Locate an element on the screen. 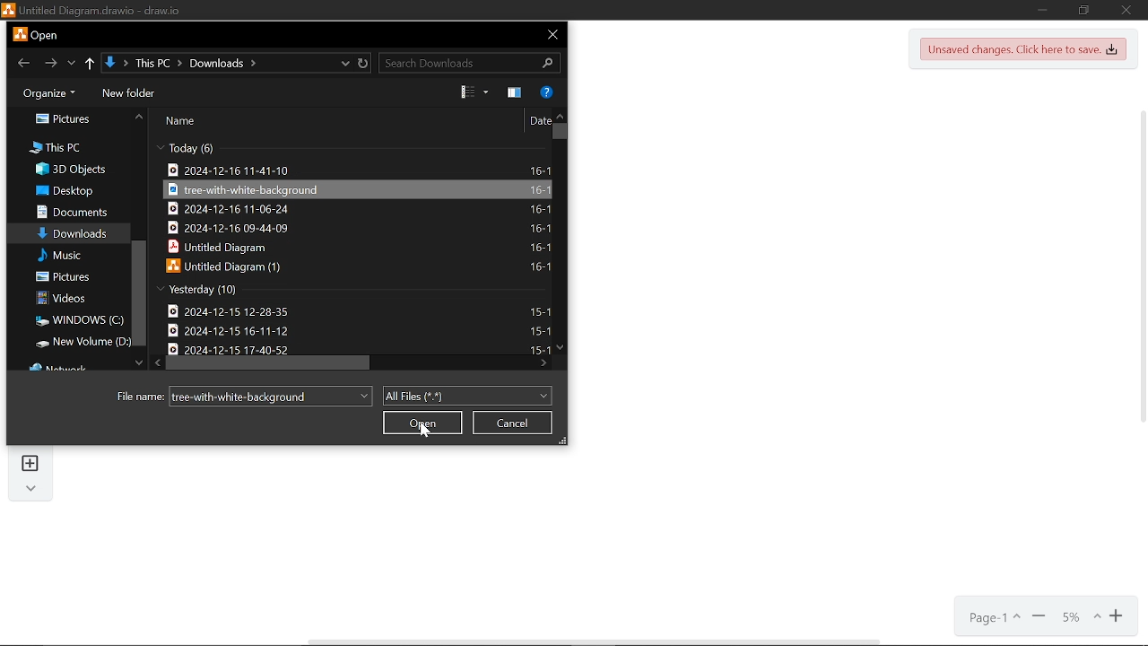 Image resolution: width=1148 pixels, height=646 pixels. cancel is located at coordinates (512, 423).